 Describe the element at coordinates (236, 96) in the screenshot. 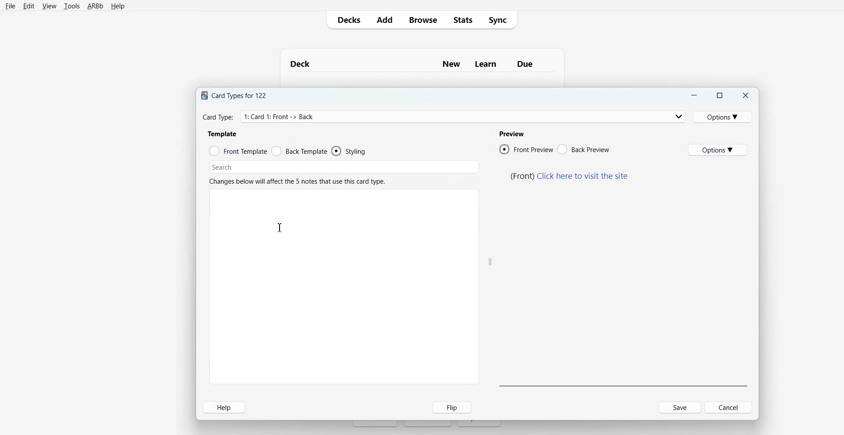

I see `text 1` at that location.